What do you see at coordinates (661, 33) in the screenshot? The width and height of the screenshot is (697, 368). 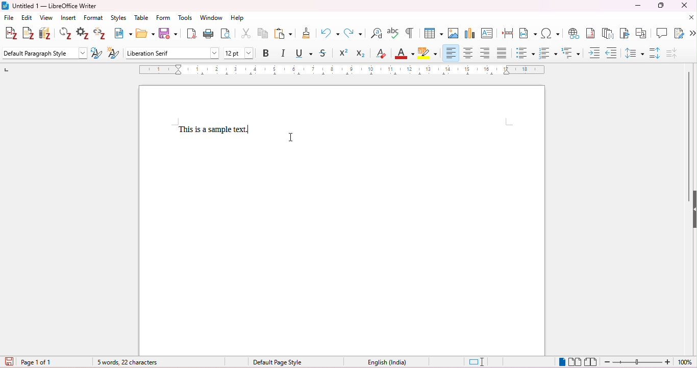 I see `insert comment` at bounding box center [661, 33].